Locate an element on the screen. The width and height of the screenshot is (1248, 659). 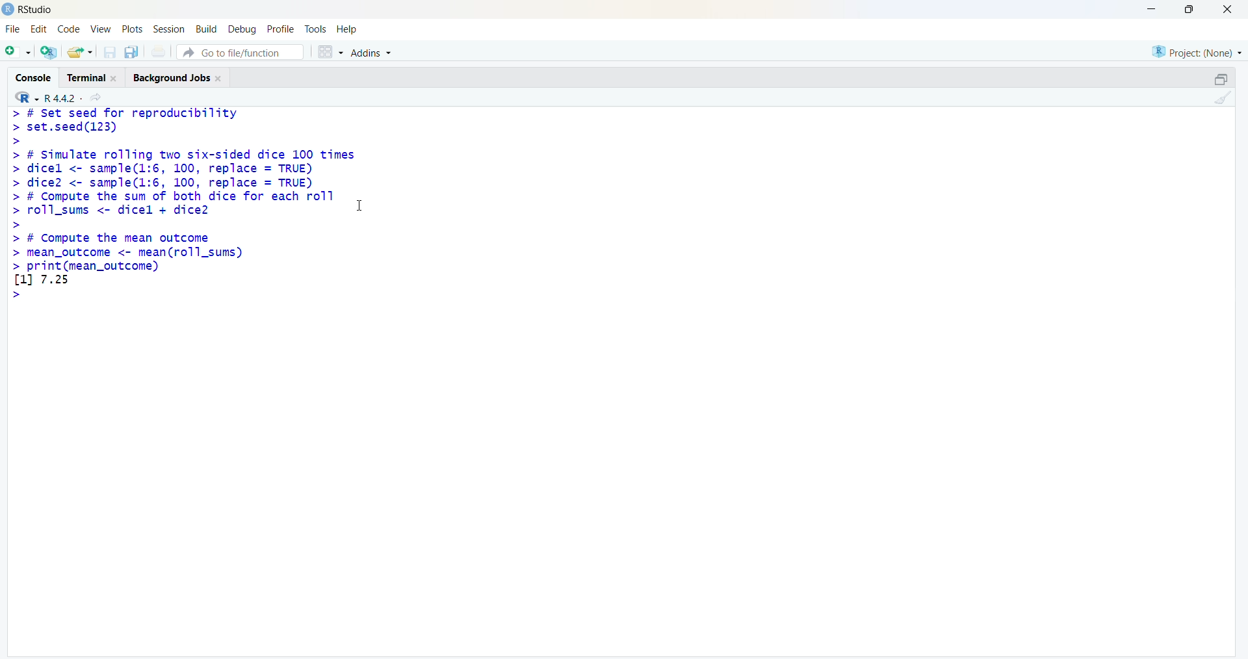
open in separate window is located at coordinates (1222, 79).